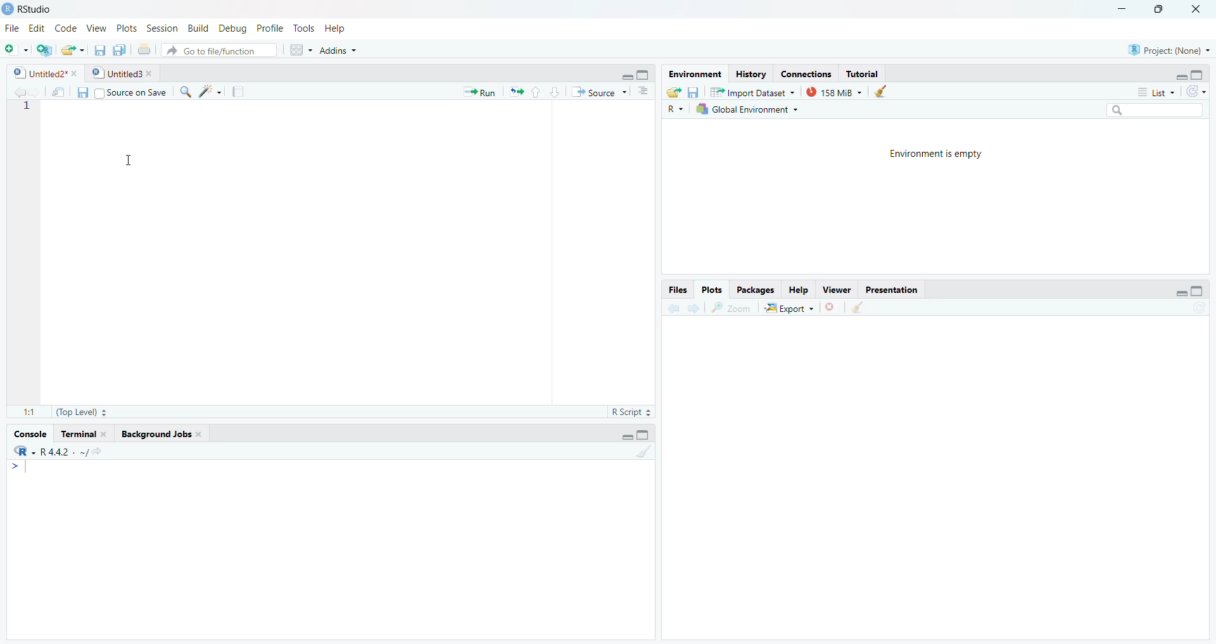  What do you see at coordinates (97, 25) in the screenshot?
I see `View` at bounding box center [97, 25].